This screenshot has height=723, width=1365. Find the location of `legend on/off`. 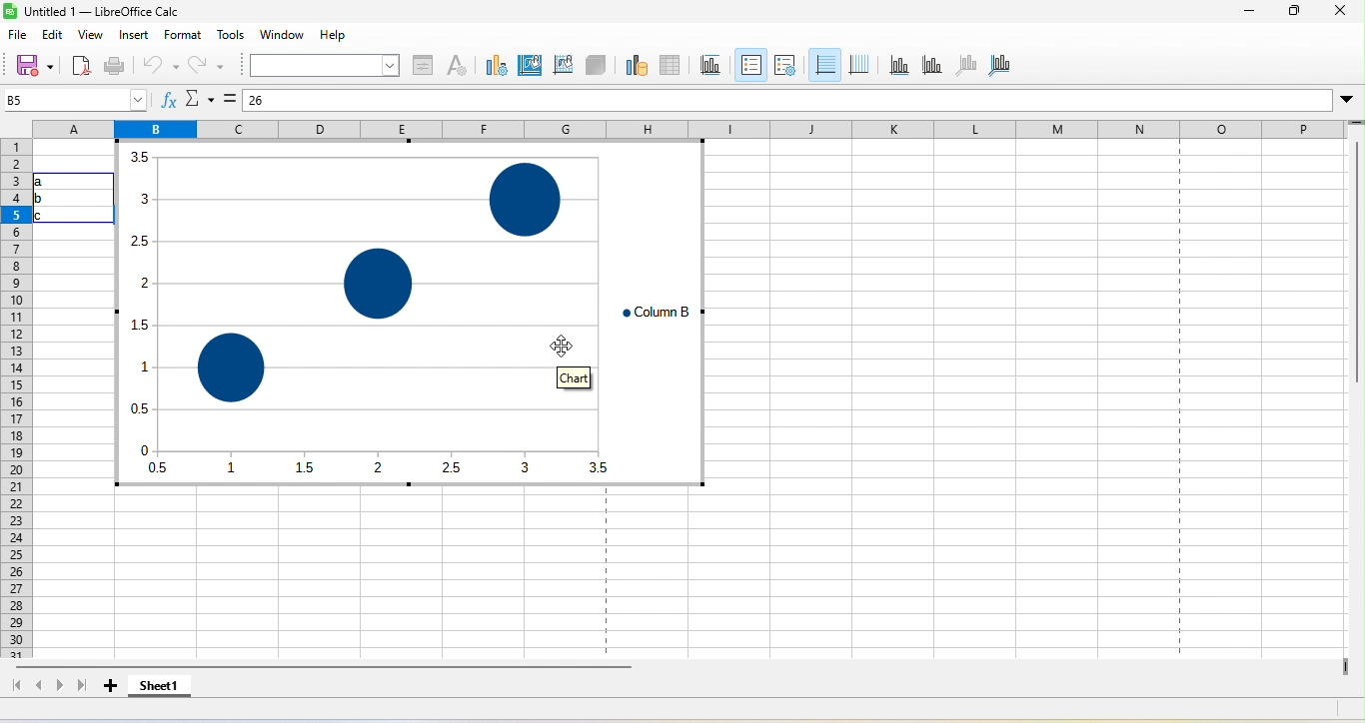

legend on/off is located at coordinates (750, 64).